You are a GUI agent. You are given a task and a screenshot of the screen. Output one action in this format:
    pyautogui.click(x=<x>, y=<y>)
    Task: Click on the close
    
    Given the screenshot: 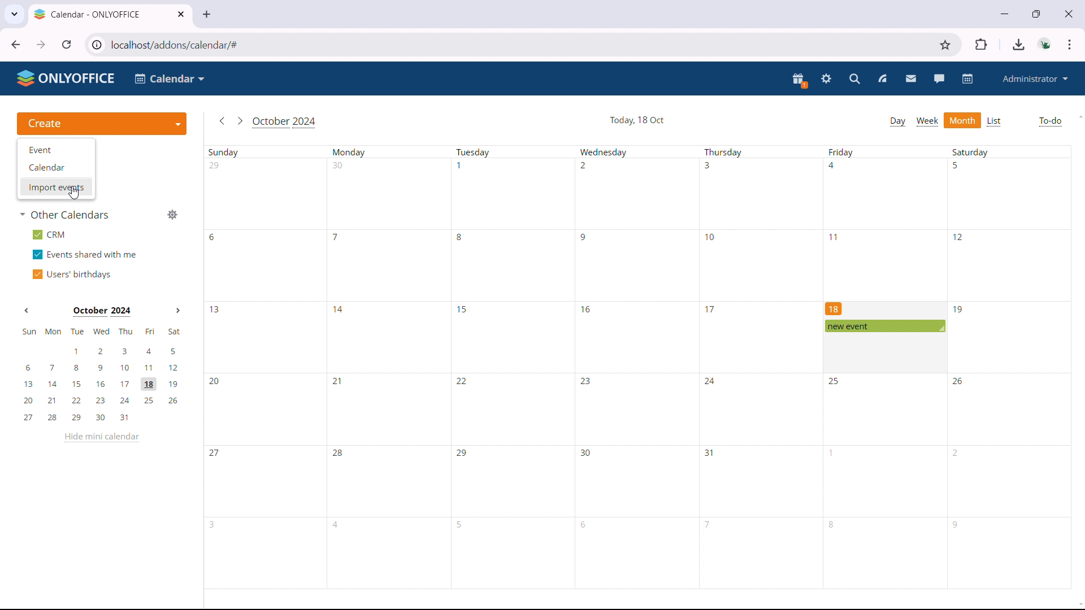 What is the action you would take?
    pyautogui.click(x=1067, y=13)
    